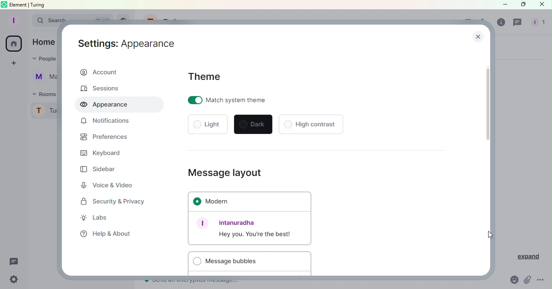  I want to click on Sessions, so click(104, 88).